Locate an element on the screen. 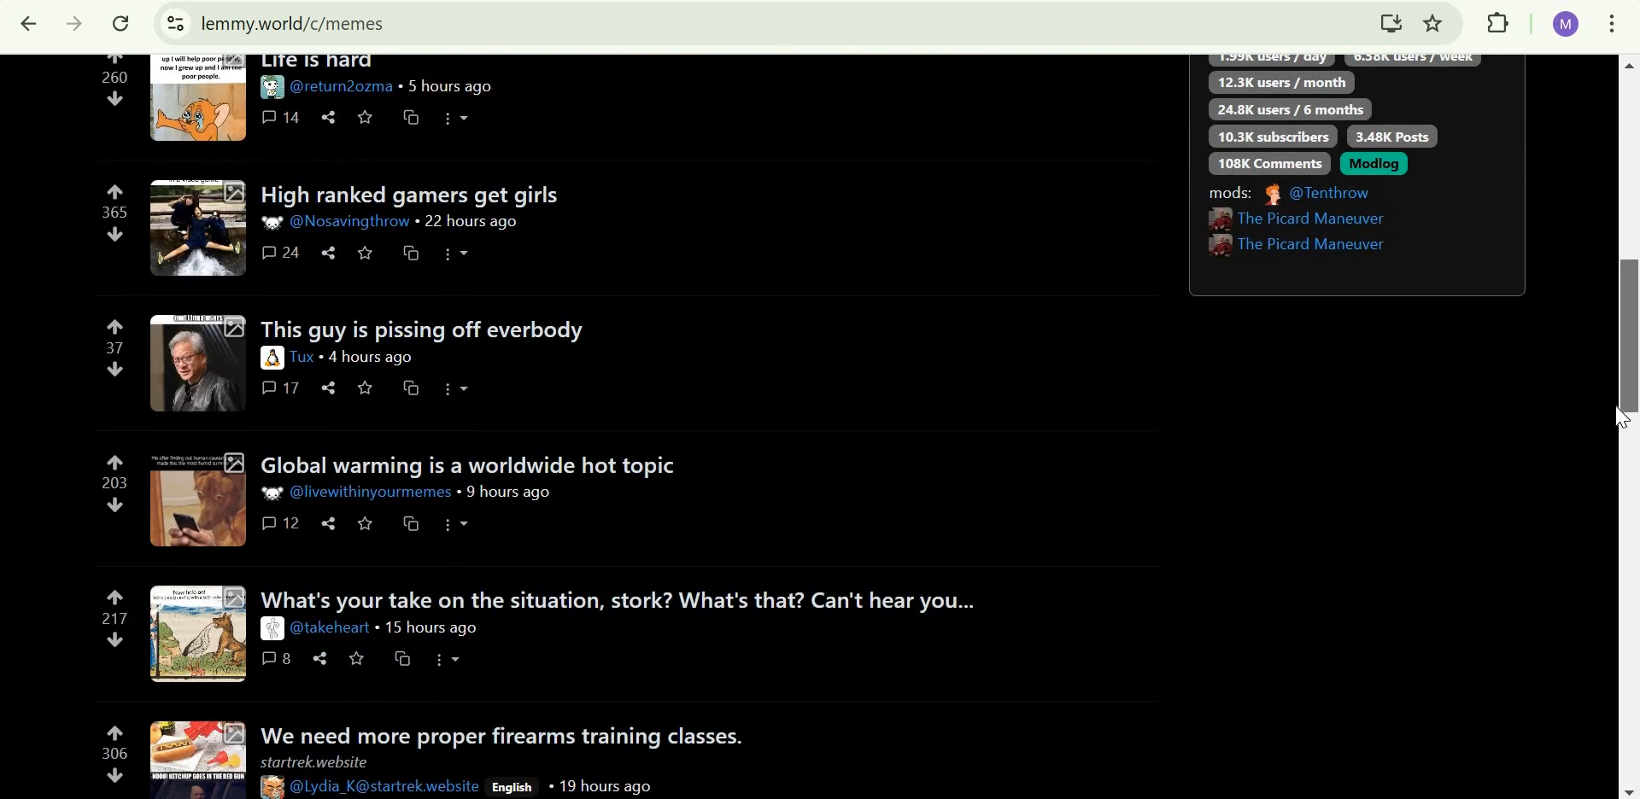 The width and height of the screenshot is (1640, 799). more is located at coordinates (456, 389).